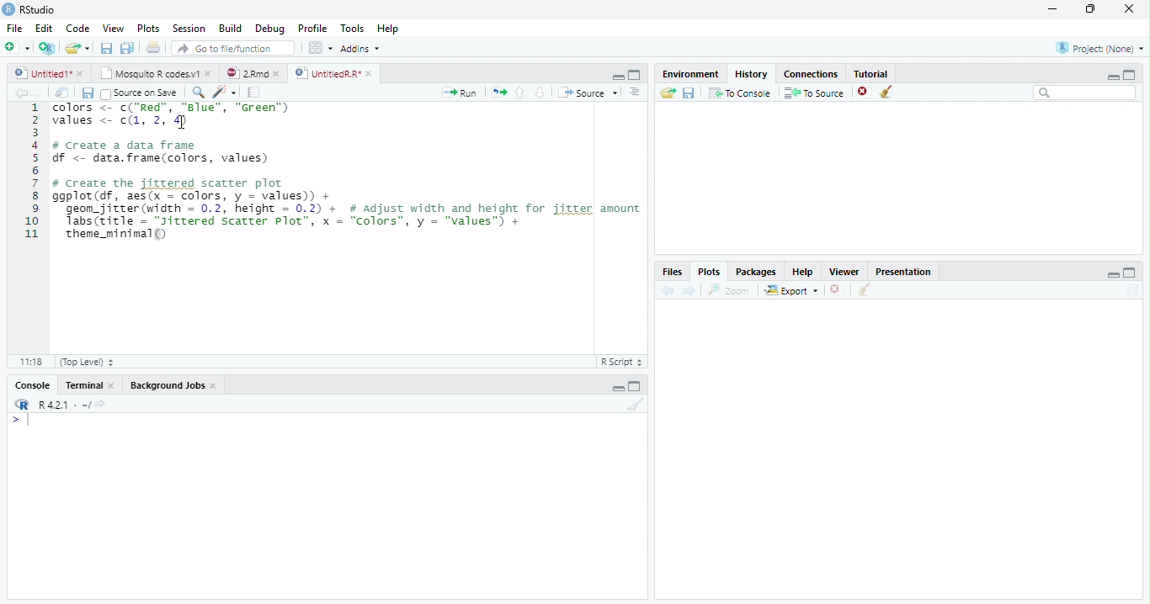 The image size is (1150, 604). I want to click on close, so click(369, 74).